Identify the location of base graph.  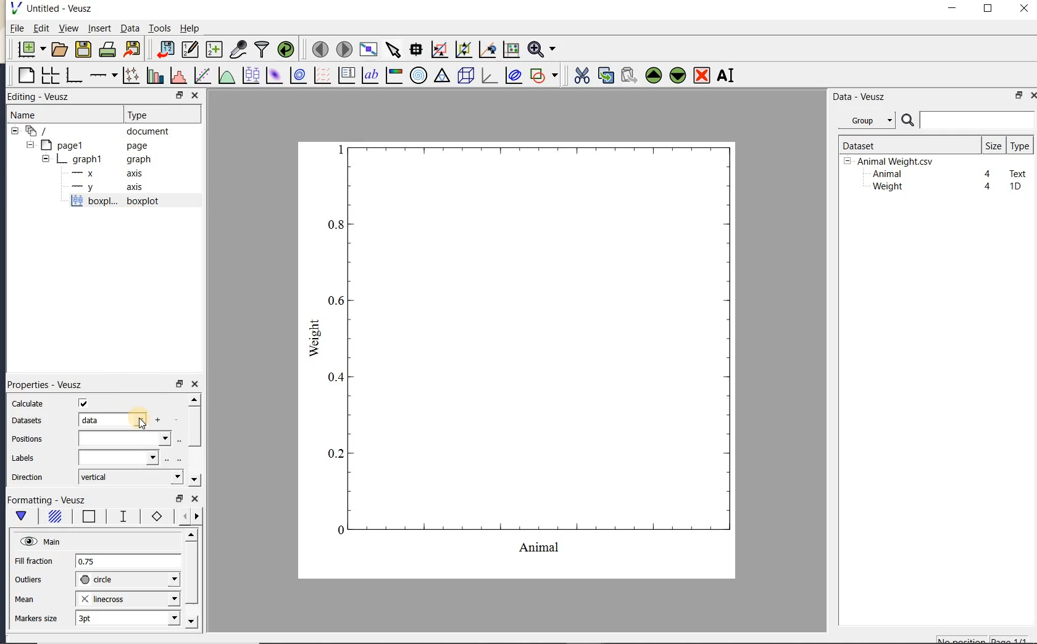
(73, 75).